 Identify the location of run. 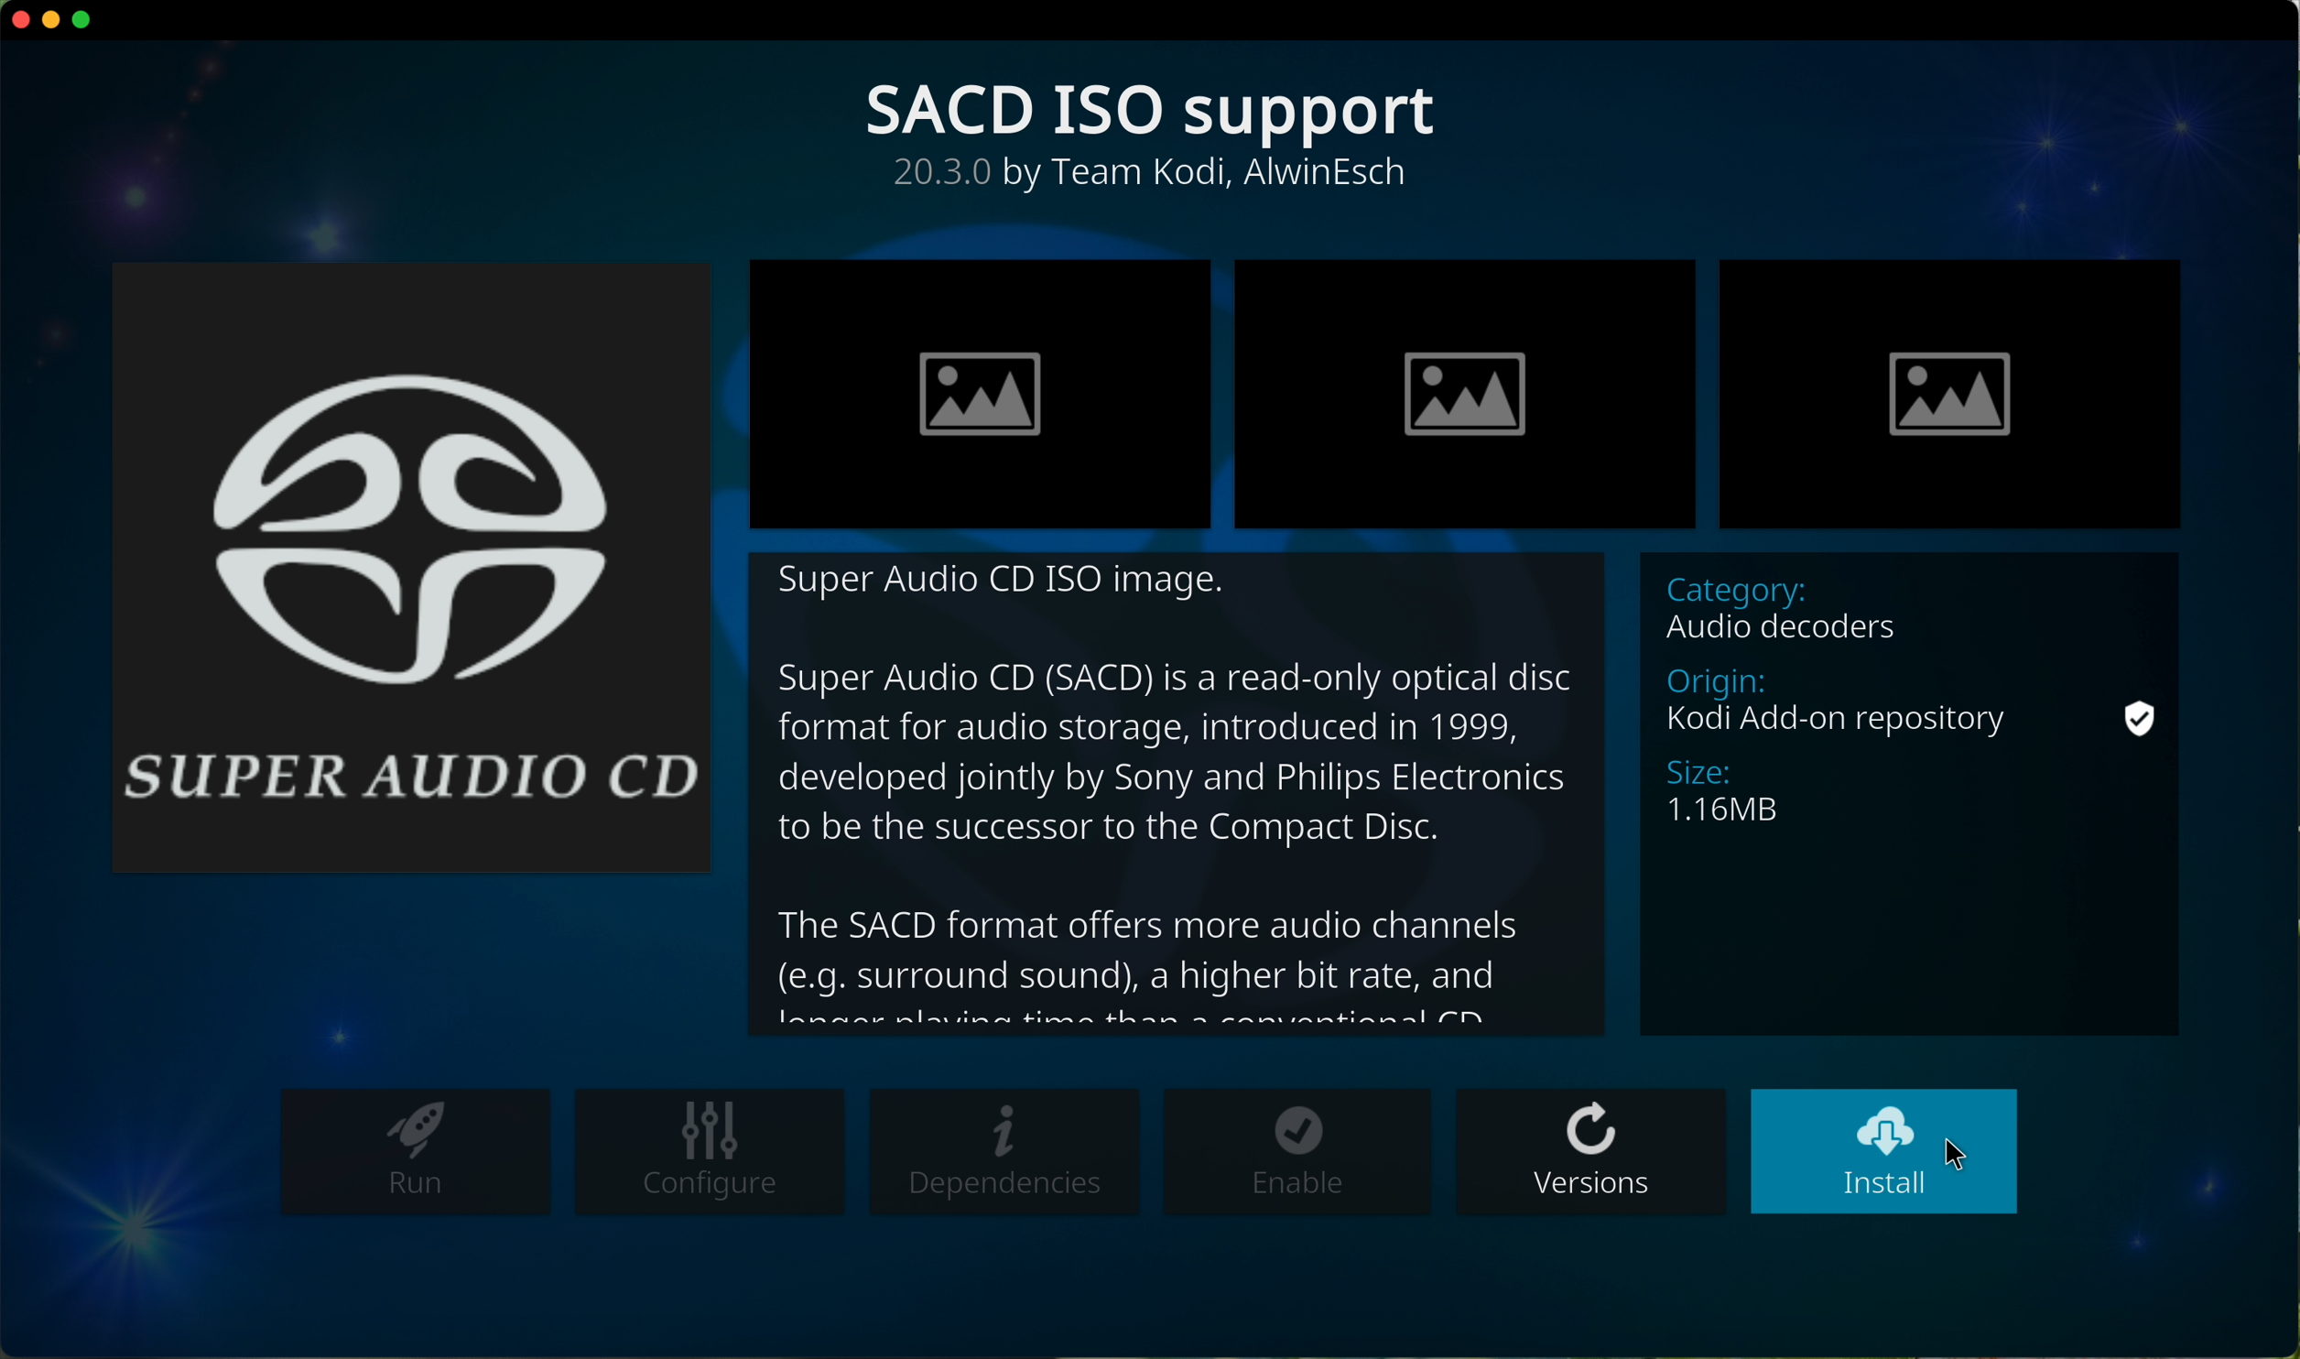
(409, 1153).